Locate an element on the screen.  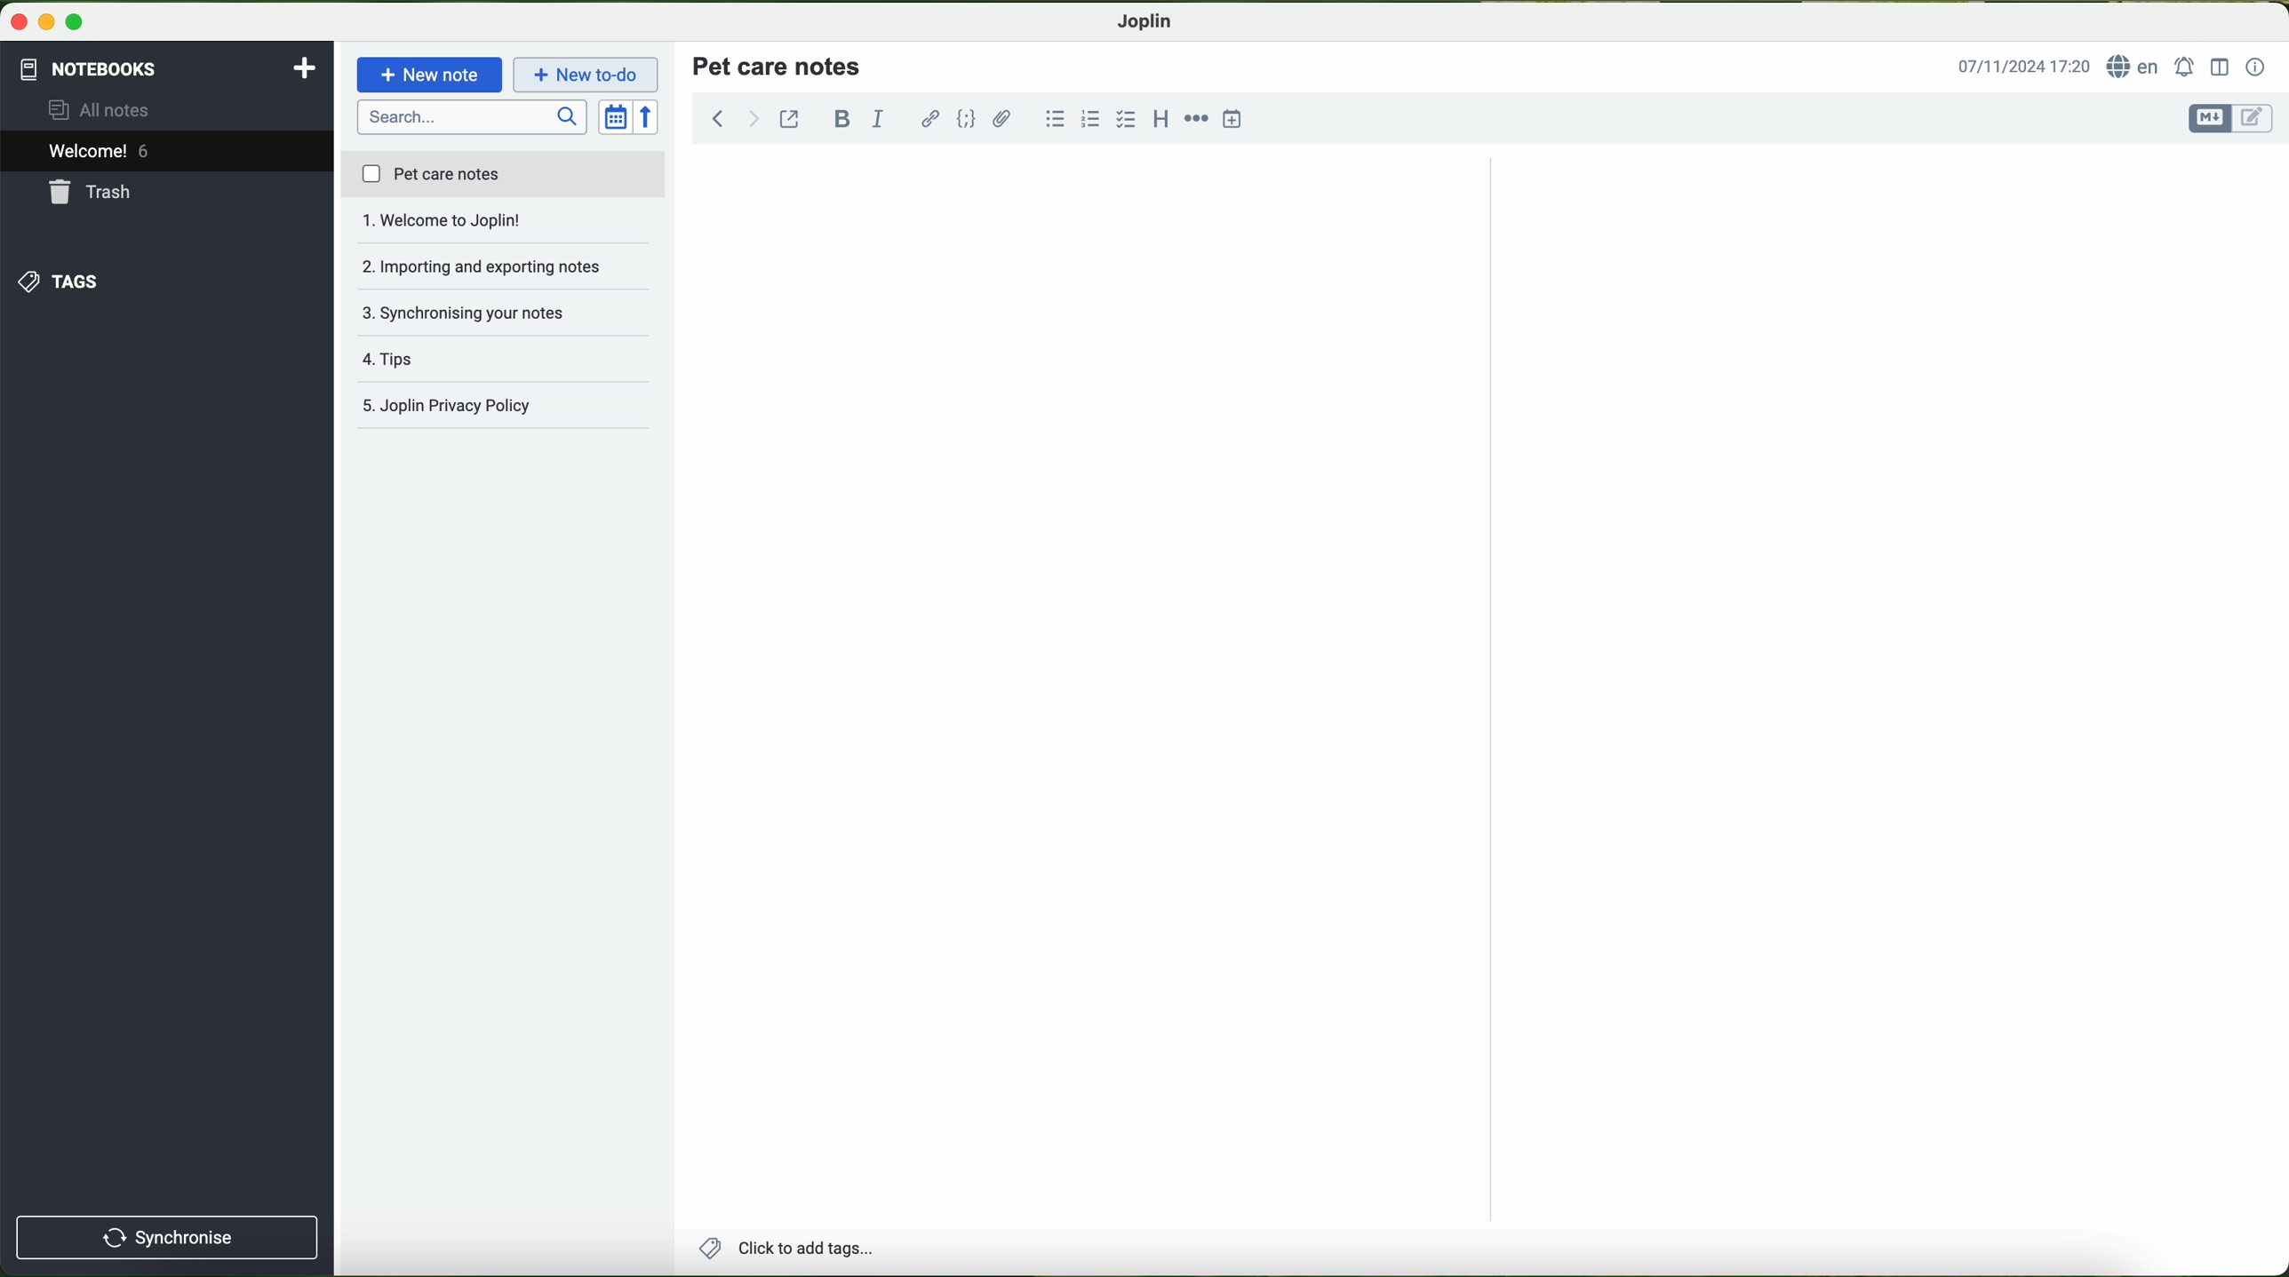
add tags is located at coordinates (786, 1250).